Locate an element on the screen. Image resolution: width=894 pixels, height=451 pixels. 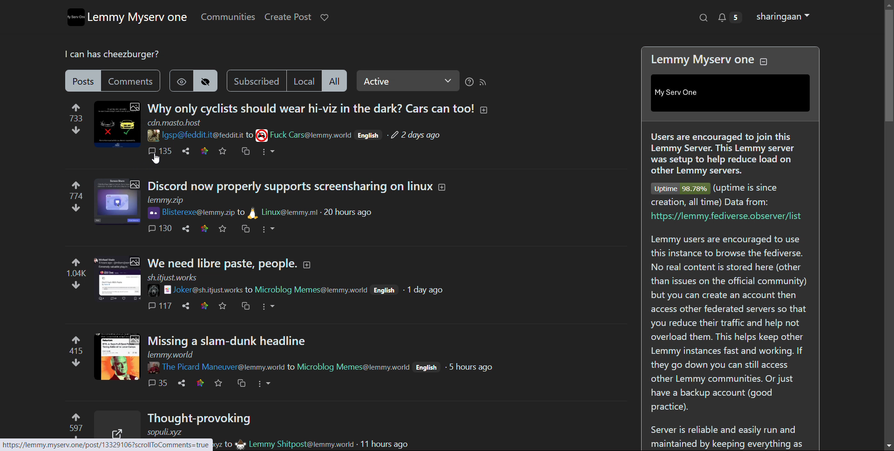
sorting help is located at coordinates (469, 82).